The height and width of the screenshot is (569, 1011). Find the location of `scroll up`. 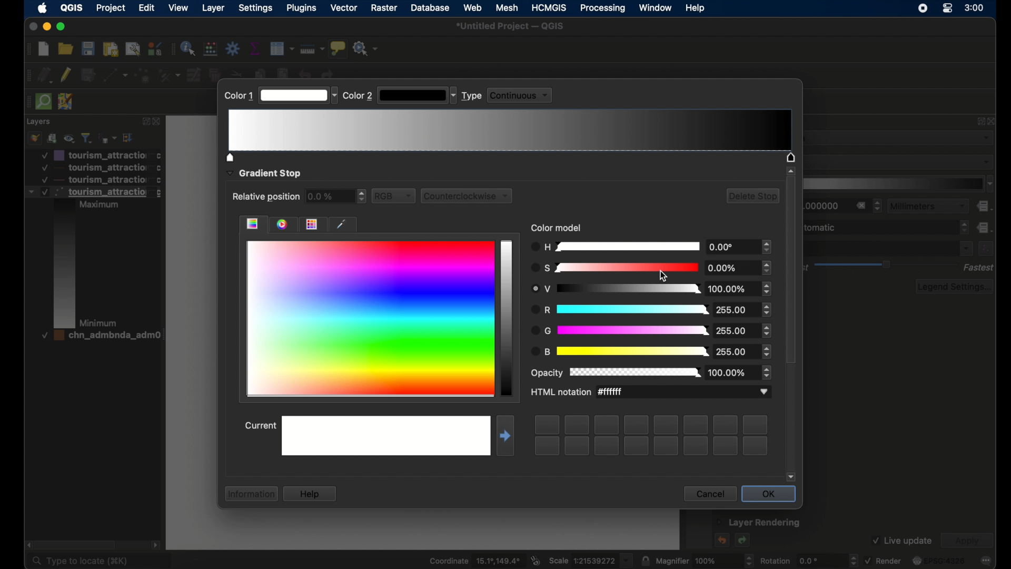

scroll up is located at coordinates (790, 171).